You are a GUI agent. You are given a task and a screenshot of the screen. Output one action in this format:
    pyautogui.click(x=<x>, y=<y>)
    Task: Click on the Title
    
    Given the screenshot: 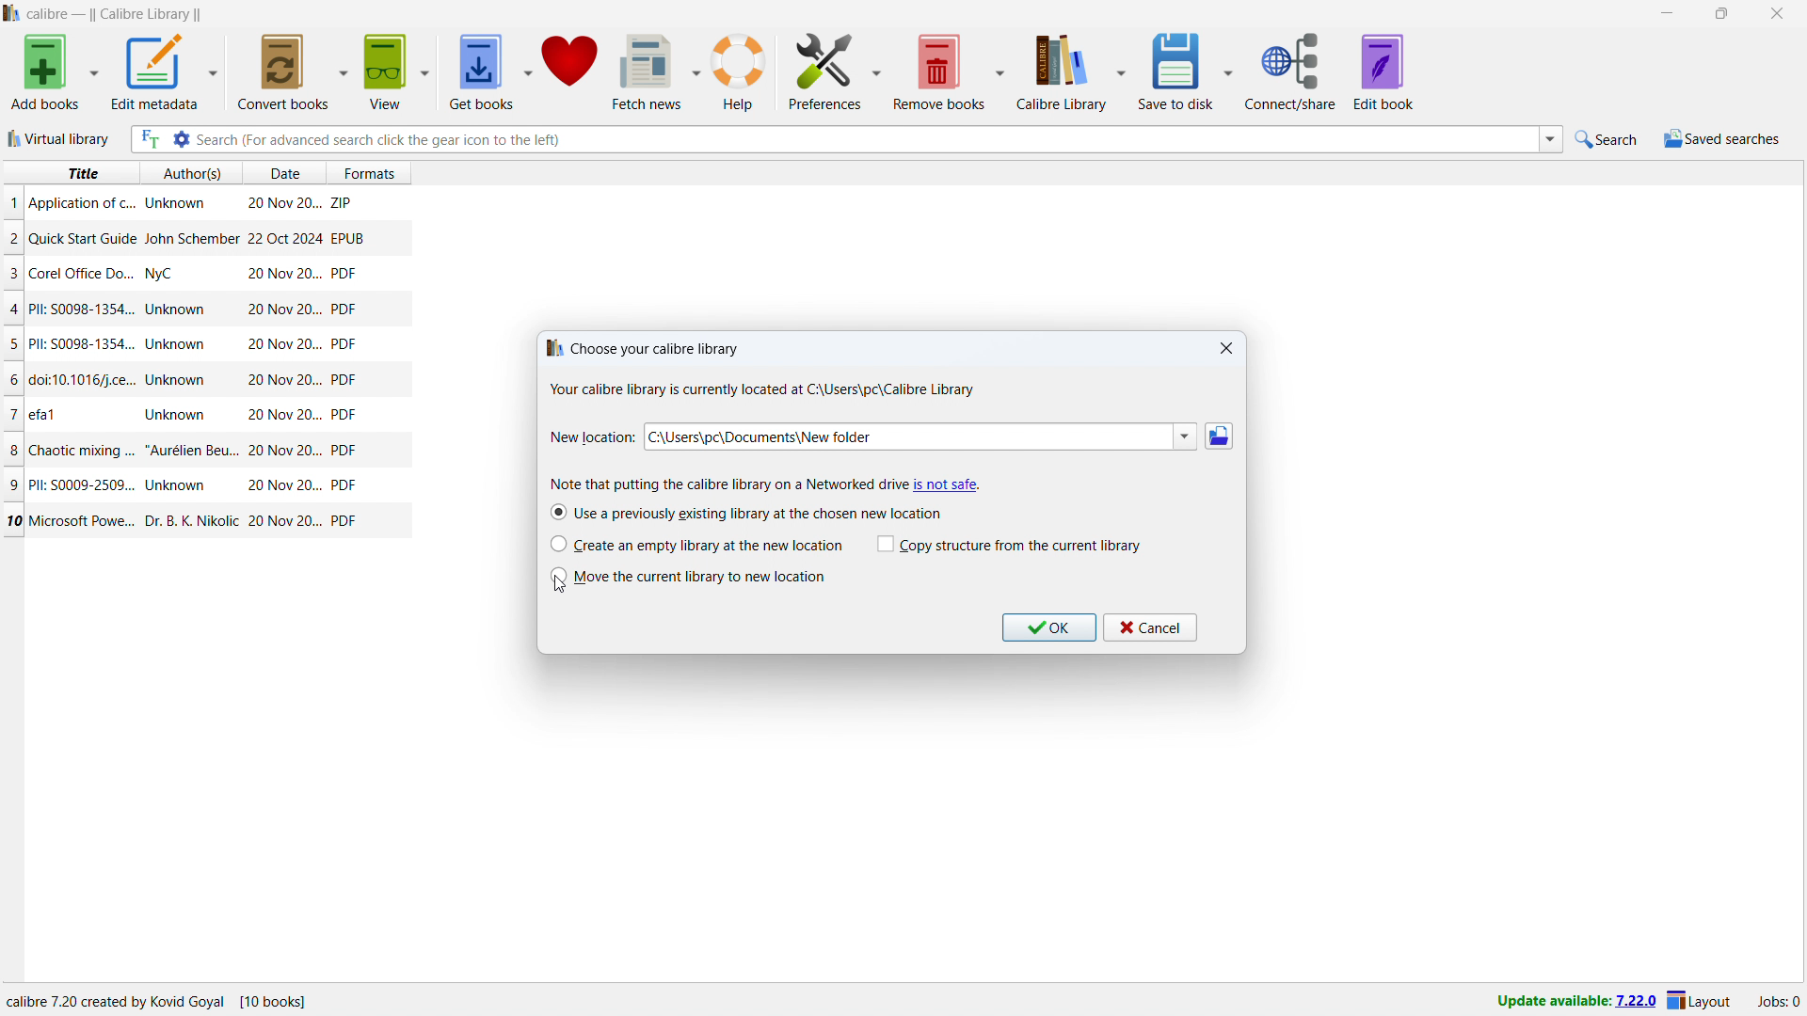 What is the action you would take?
    pyautogui.click(x=87, y=273)
    